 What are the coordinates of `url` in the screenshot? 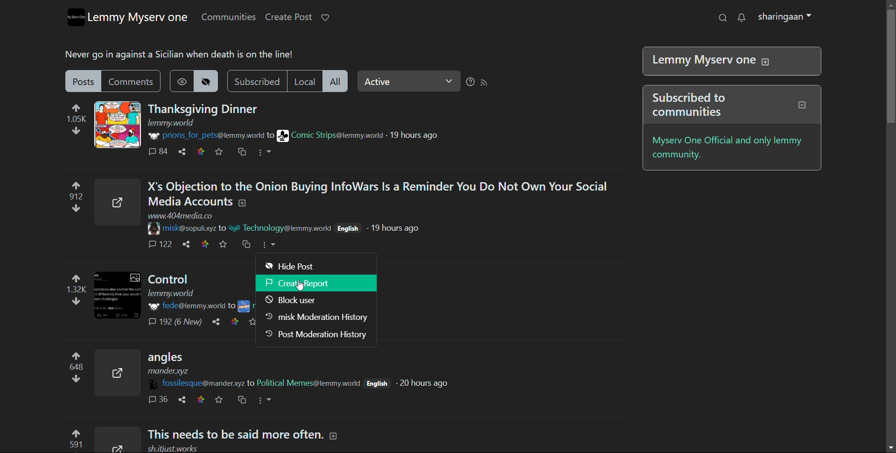 It's located at (173, 448).